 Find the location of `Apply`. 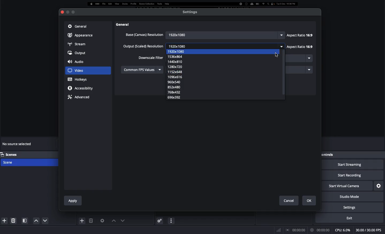

Apply is located at coordinates (73, 200).